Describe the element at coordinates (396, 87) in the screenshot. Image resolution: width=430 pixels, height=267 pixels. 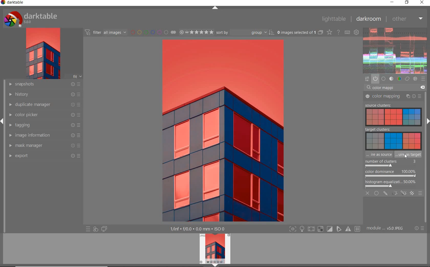
I see `search module` at that location.